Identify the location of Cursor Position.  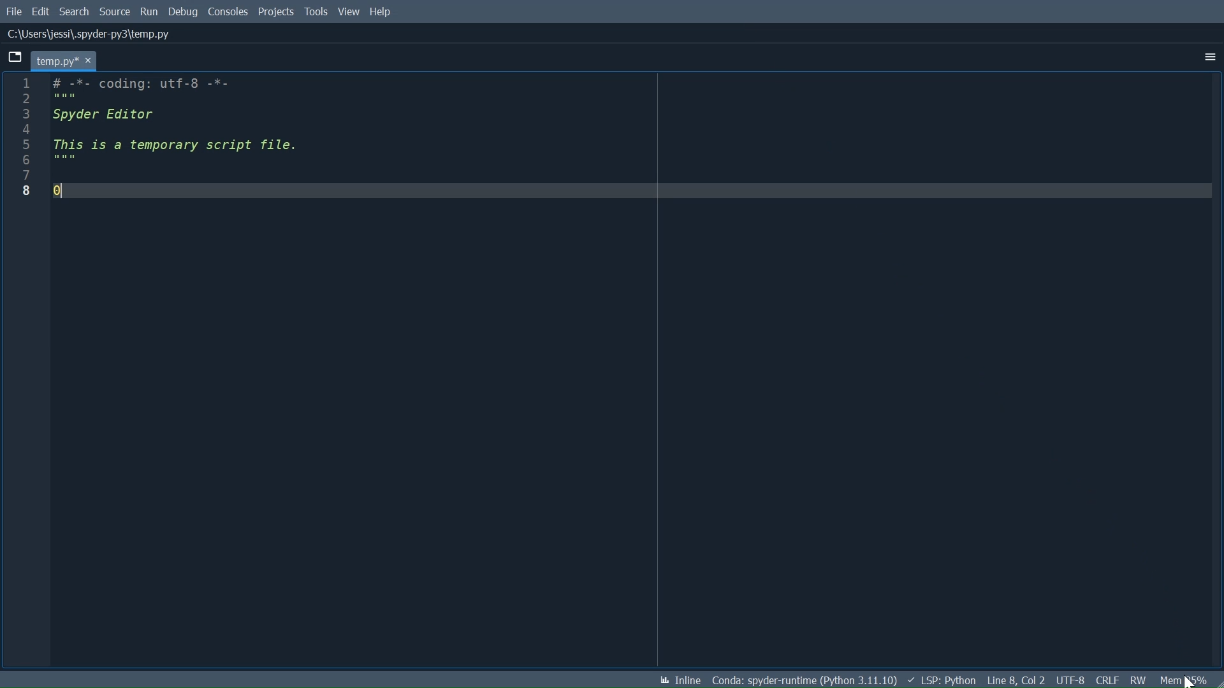
(1015, 680).